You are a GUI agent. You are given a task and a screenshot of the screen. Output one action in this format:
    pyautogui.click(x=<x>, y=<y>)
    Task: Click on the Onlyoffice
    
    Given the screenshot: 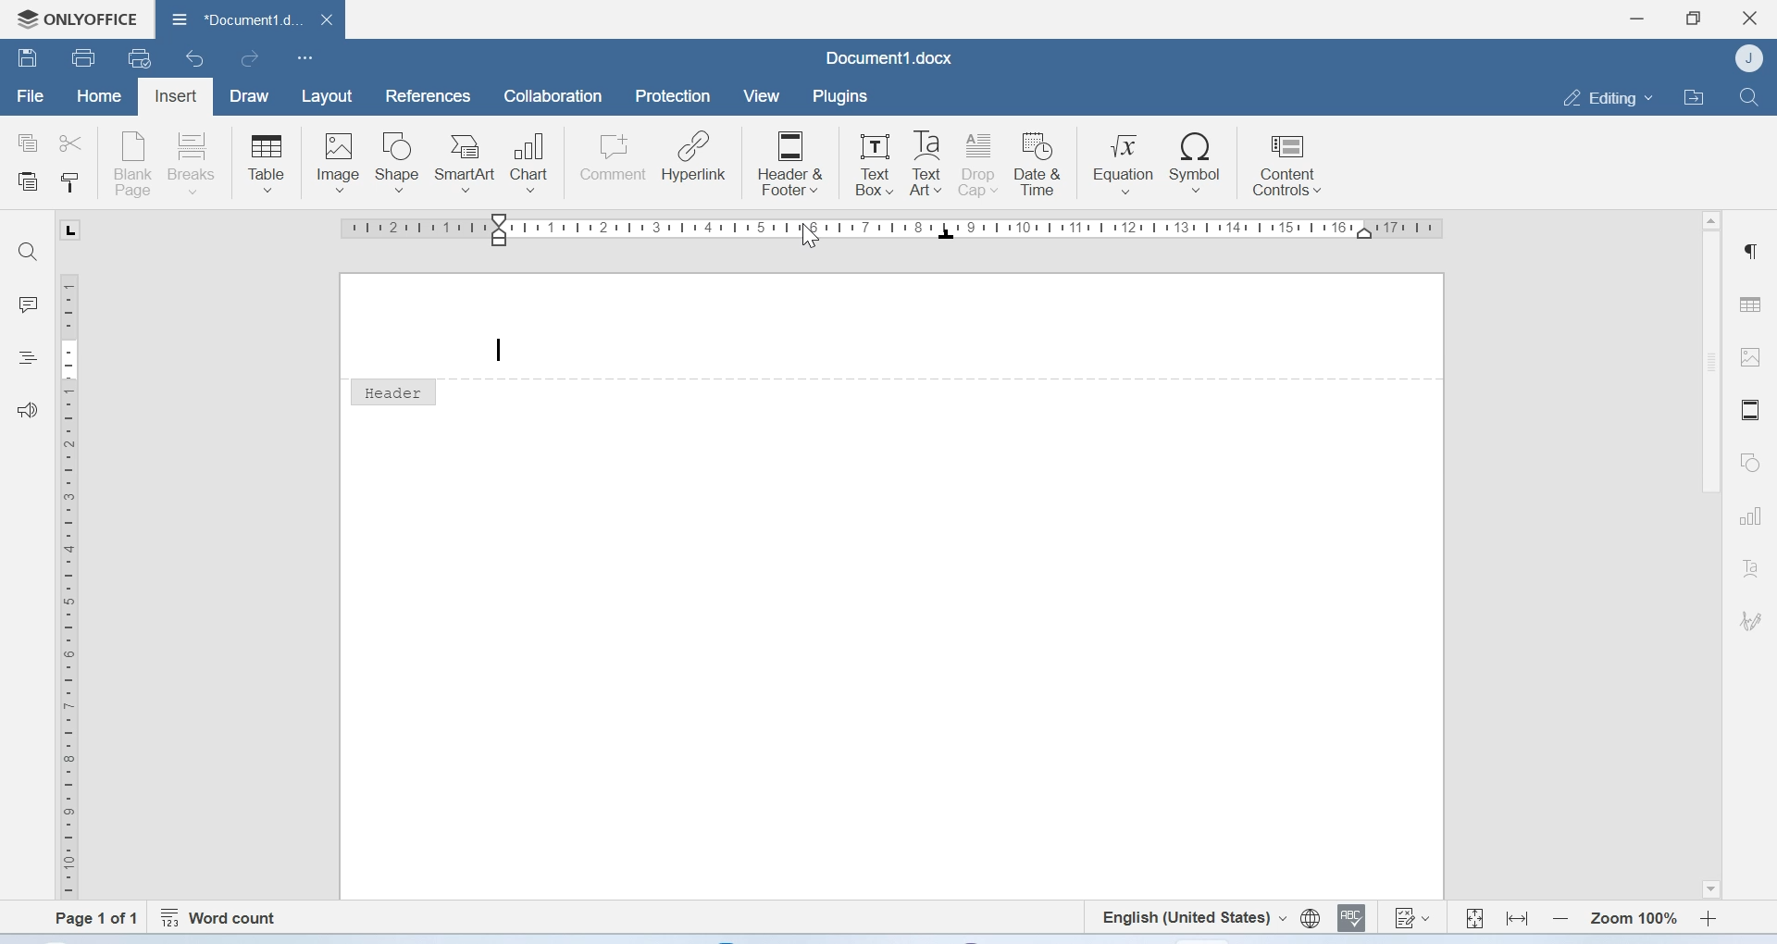 What is the action you would take?
    pyautogui.click(x=76, y=17)
    